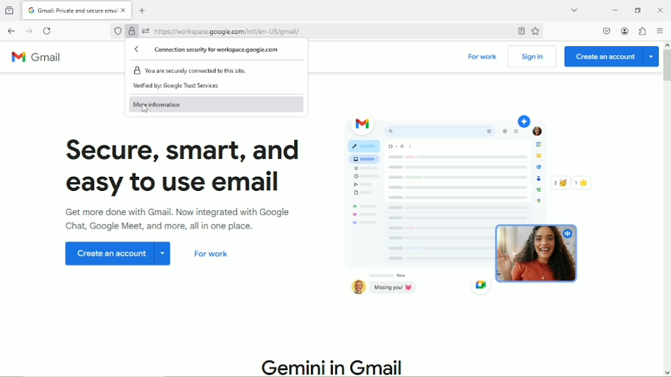 This screenshot has height=377, width=671. Describe the element at coordinates (125, 10) in the screenshot. I see `close currrent tab` at that location.